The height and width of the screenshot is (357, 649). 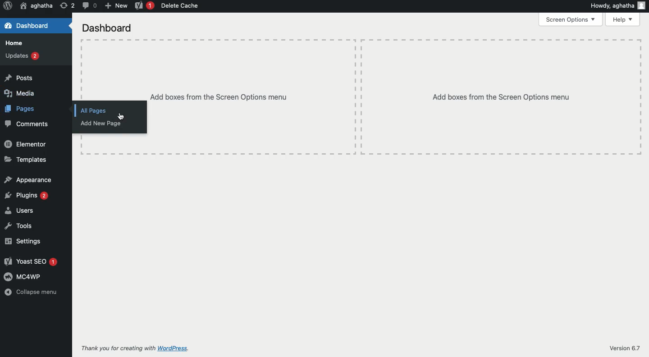 What do you see at coordinates (22, 276) in the screenshot?
I see `MC4WP` at bounding box center [22, 276].